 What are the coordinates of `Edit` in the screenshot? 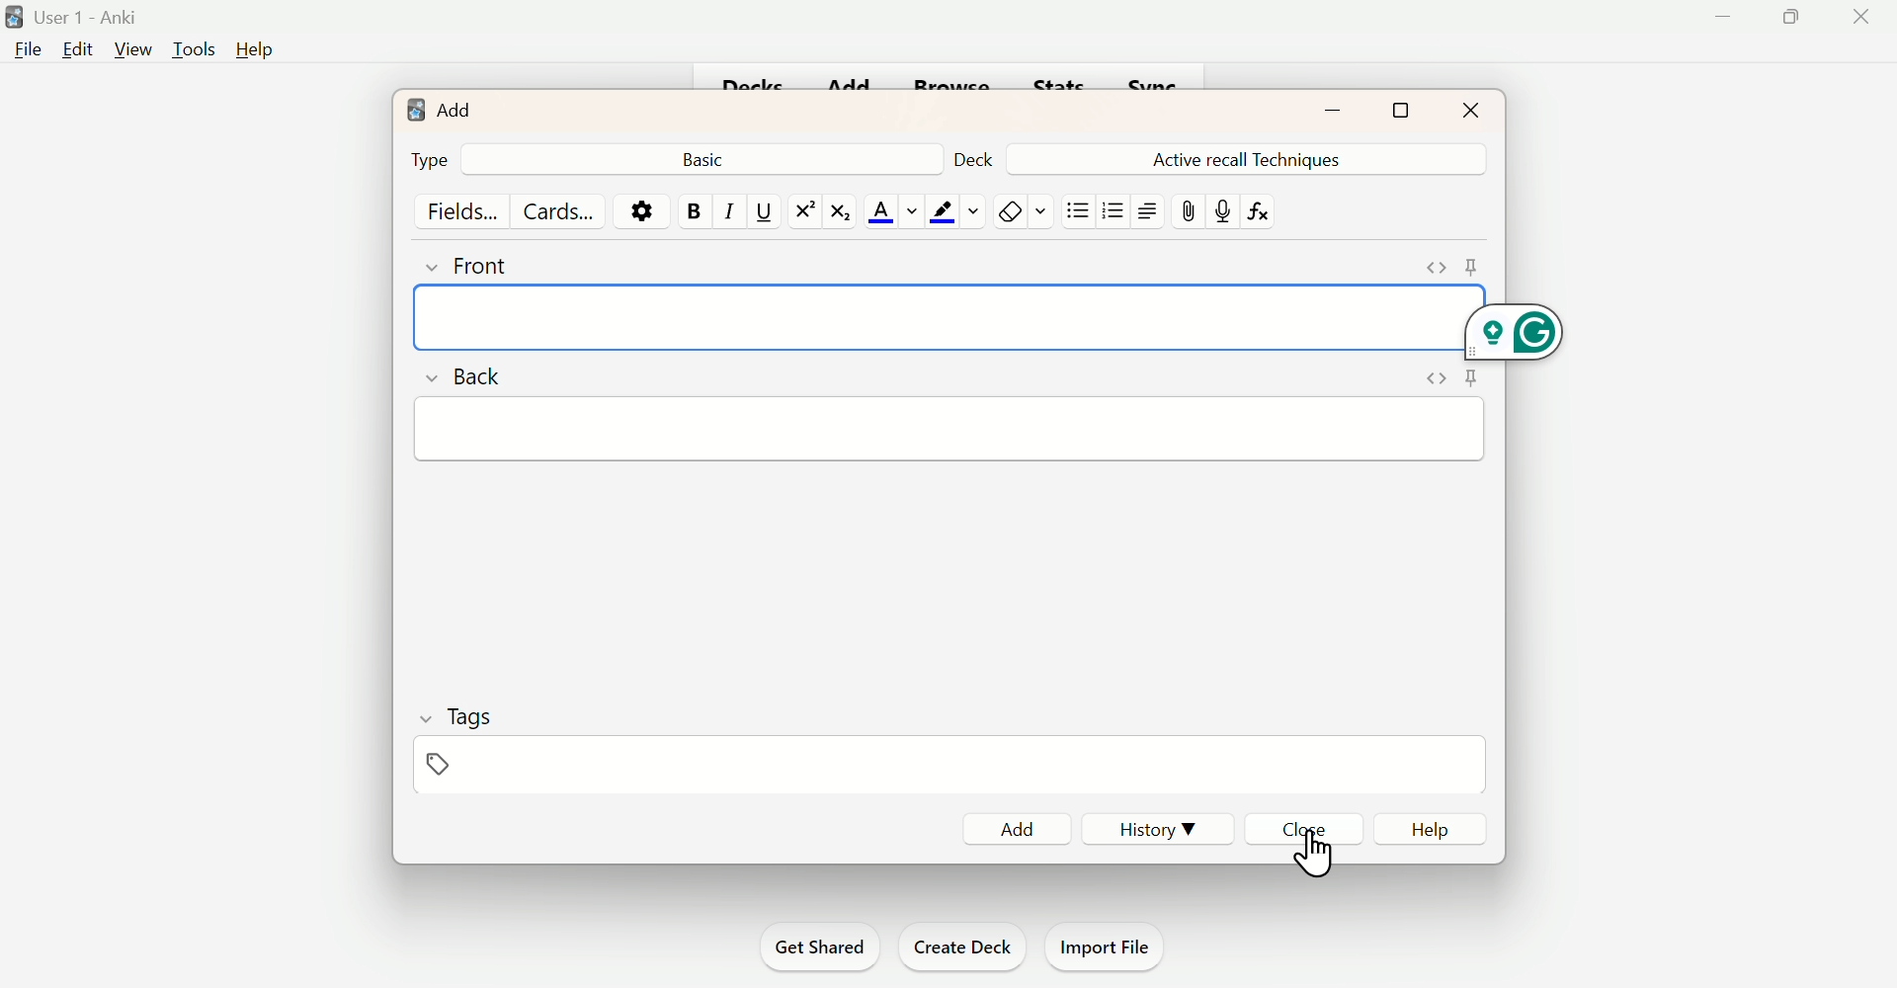 It's located at (76, 49).